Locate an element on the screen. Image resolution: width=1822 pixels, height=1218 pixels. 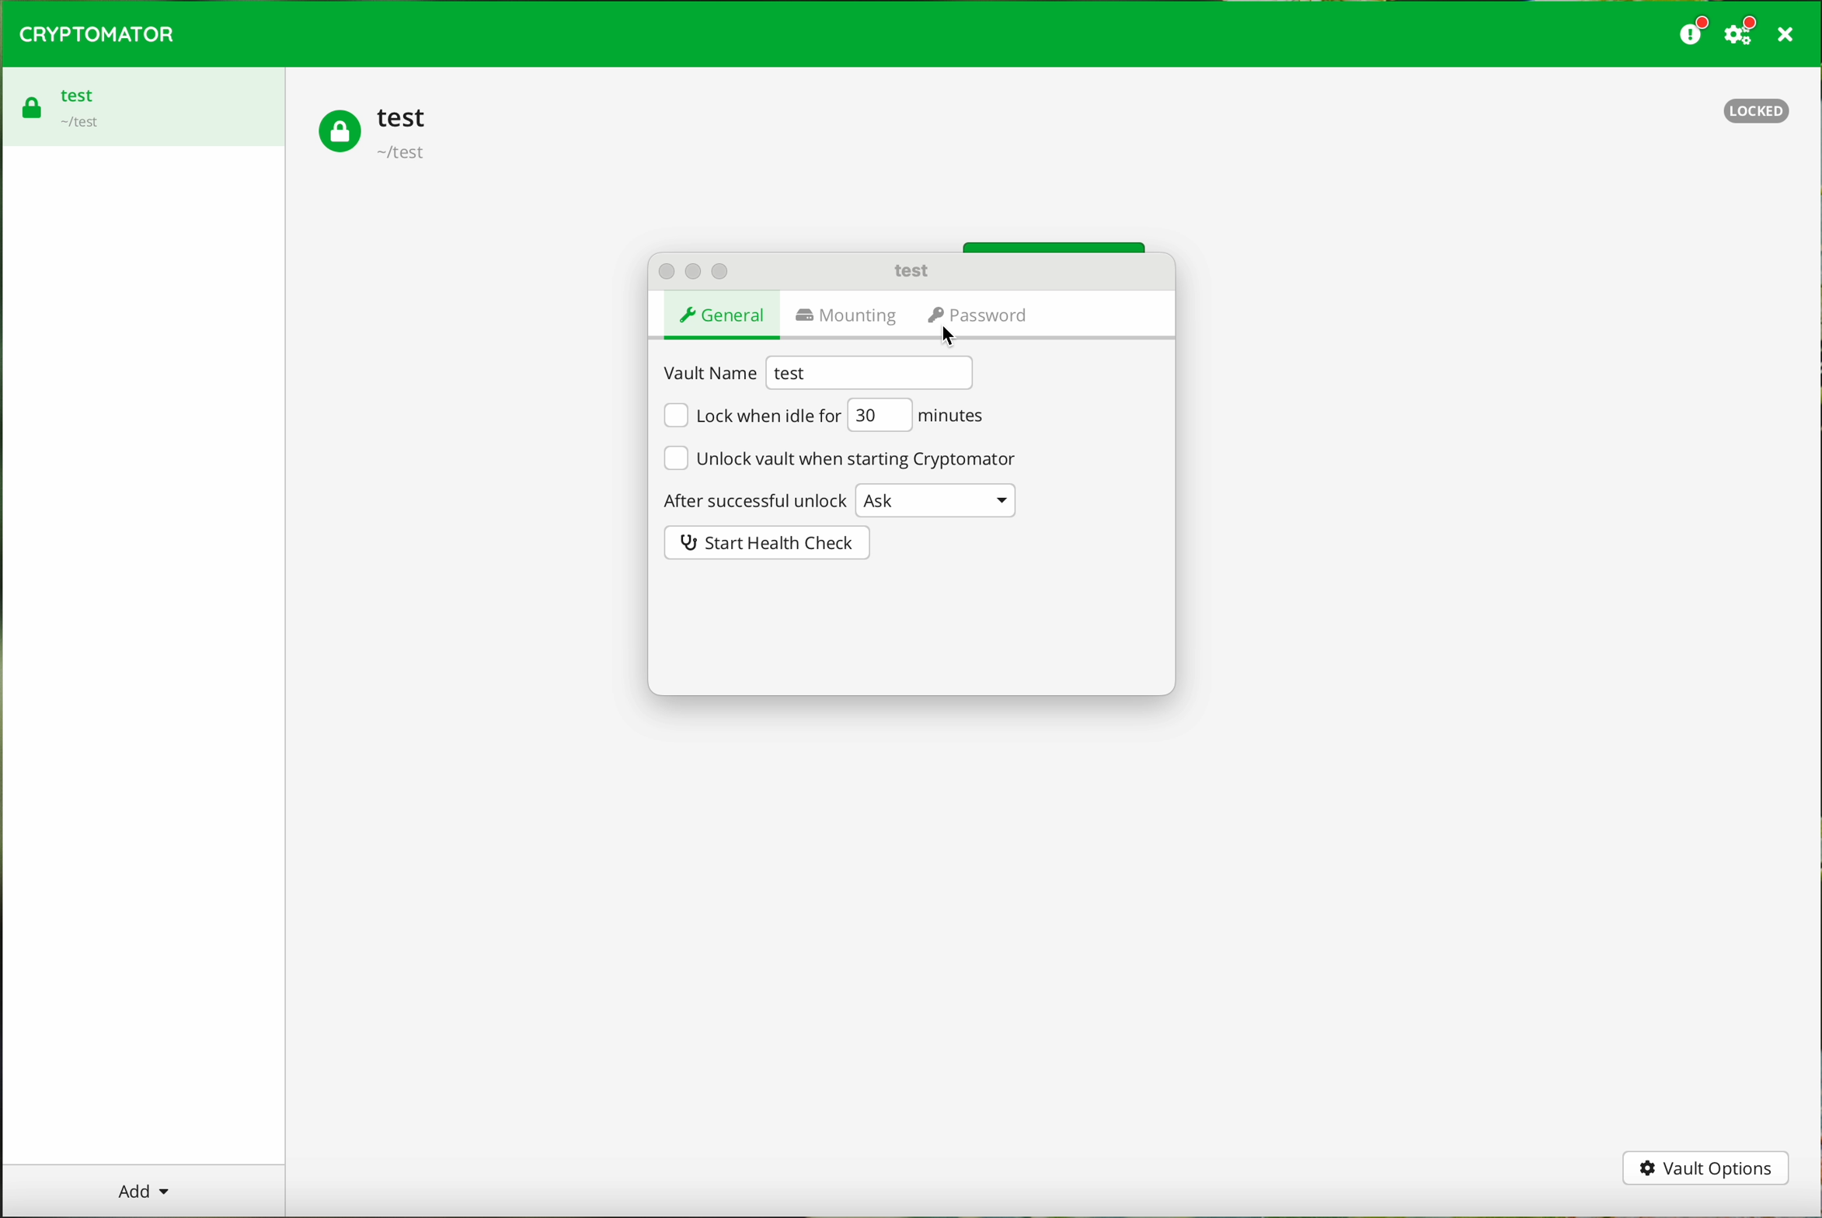
Ask is located at coordinates (935, 499).